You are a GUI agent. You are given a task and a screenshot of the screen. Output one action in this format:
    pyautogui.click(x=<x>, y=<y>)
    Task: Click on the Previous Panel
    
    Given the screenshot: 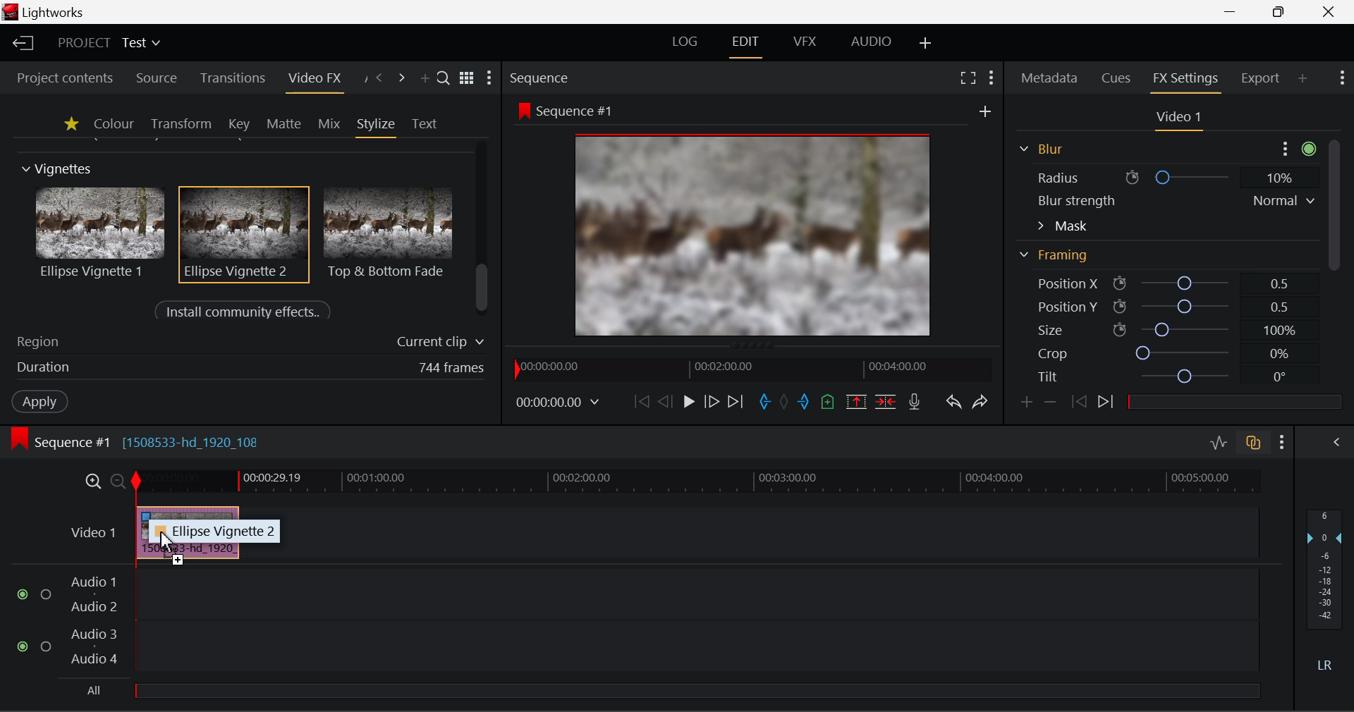 What is the action you would take?
    pyautogui.click(x=379, y=78)
    